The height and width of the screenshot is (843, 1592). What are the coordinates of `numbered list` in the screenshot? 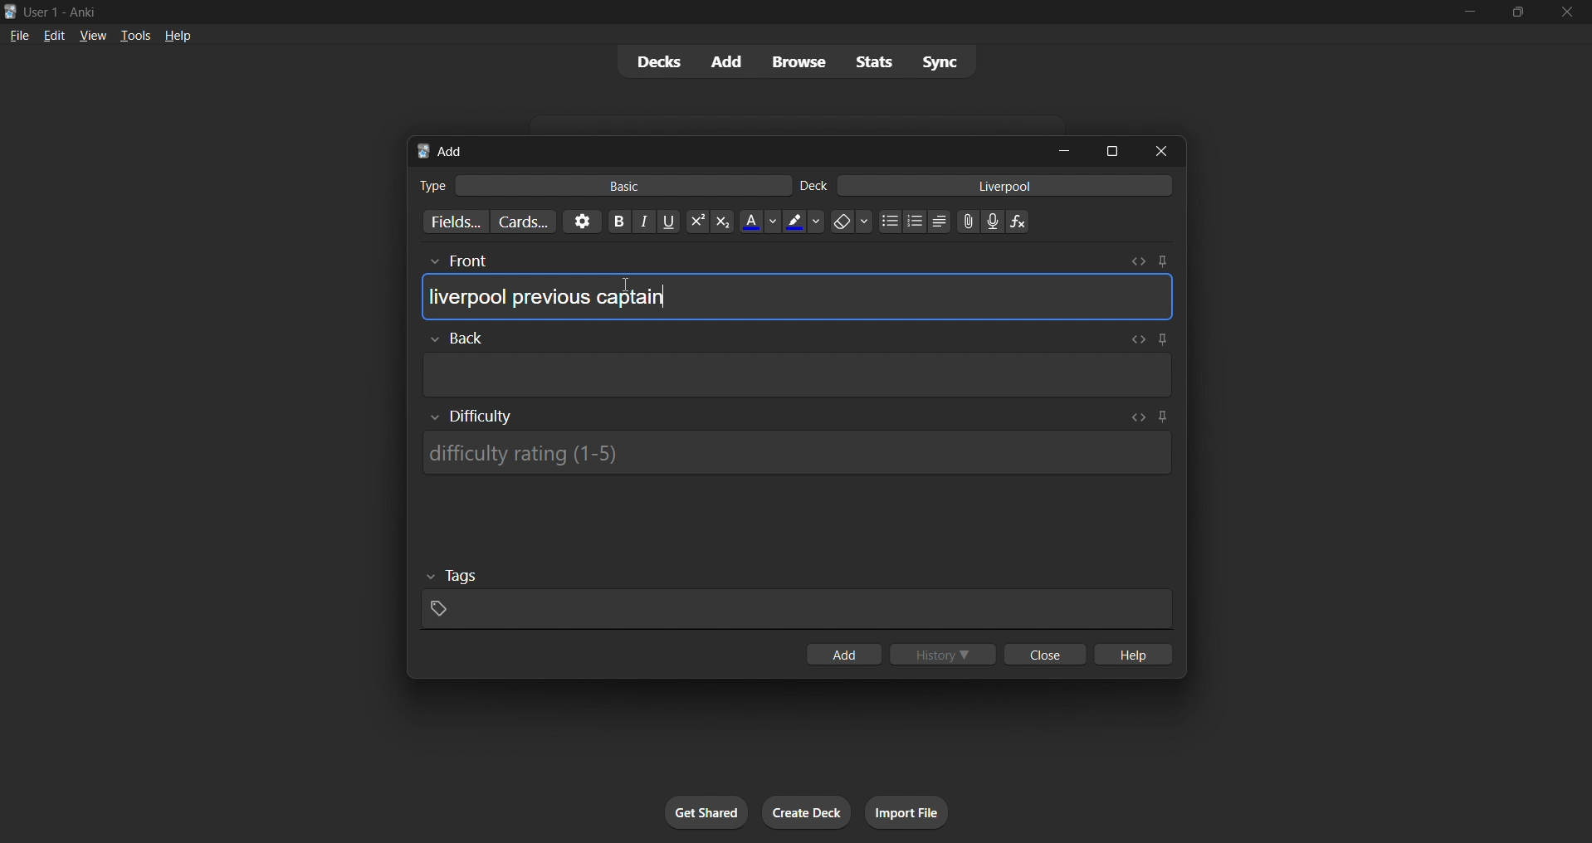 It's located at (916, 223).